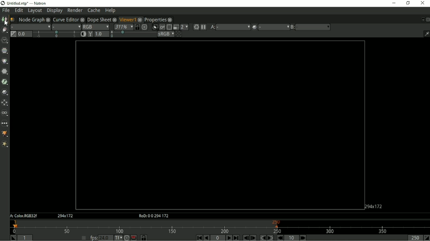 The image size is (430, 241). What do you see at coordinates (374, 206) in the screenshot?
I see `Aspect` at bounding box center [374, 206].